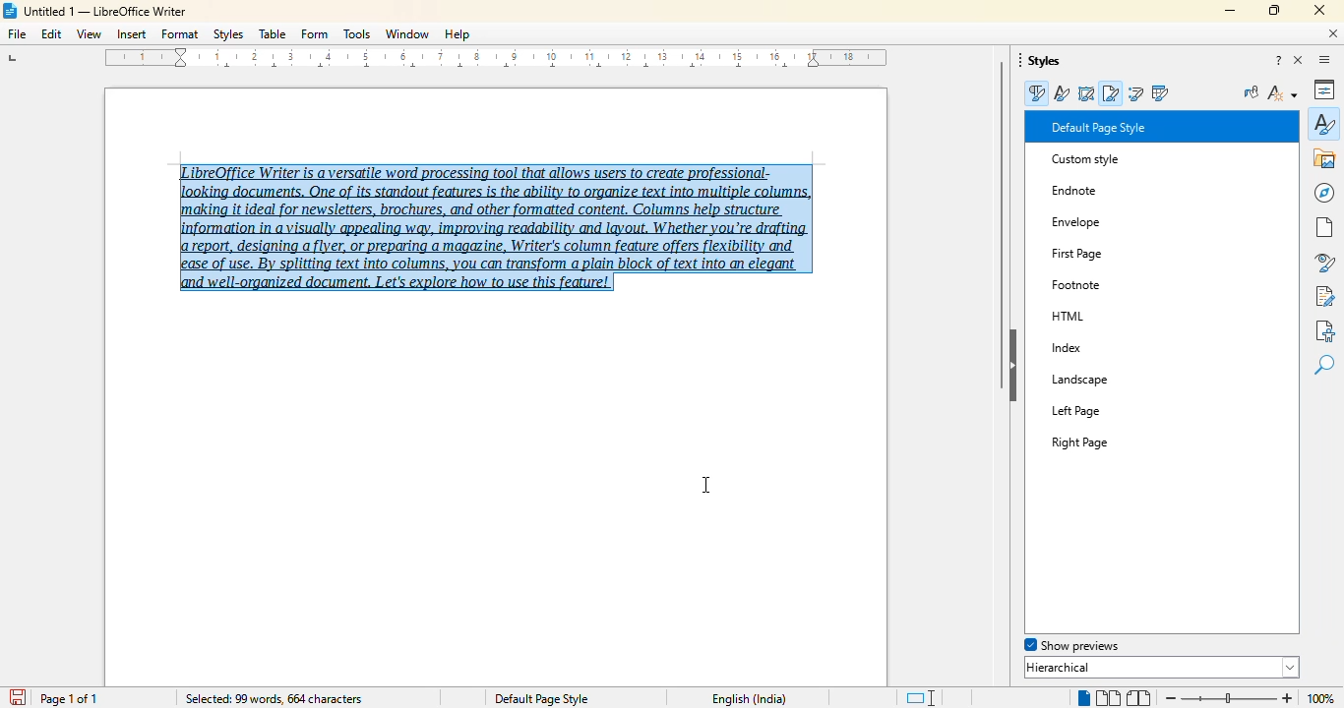 The image size is (1344, 708). What do you see at coordinates (1110, 406) in the screenshot?
I see `Right Page` at bounding box center [1110, 406].